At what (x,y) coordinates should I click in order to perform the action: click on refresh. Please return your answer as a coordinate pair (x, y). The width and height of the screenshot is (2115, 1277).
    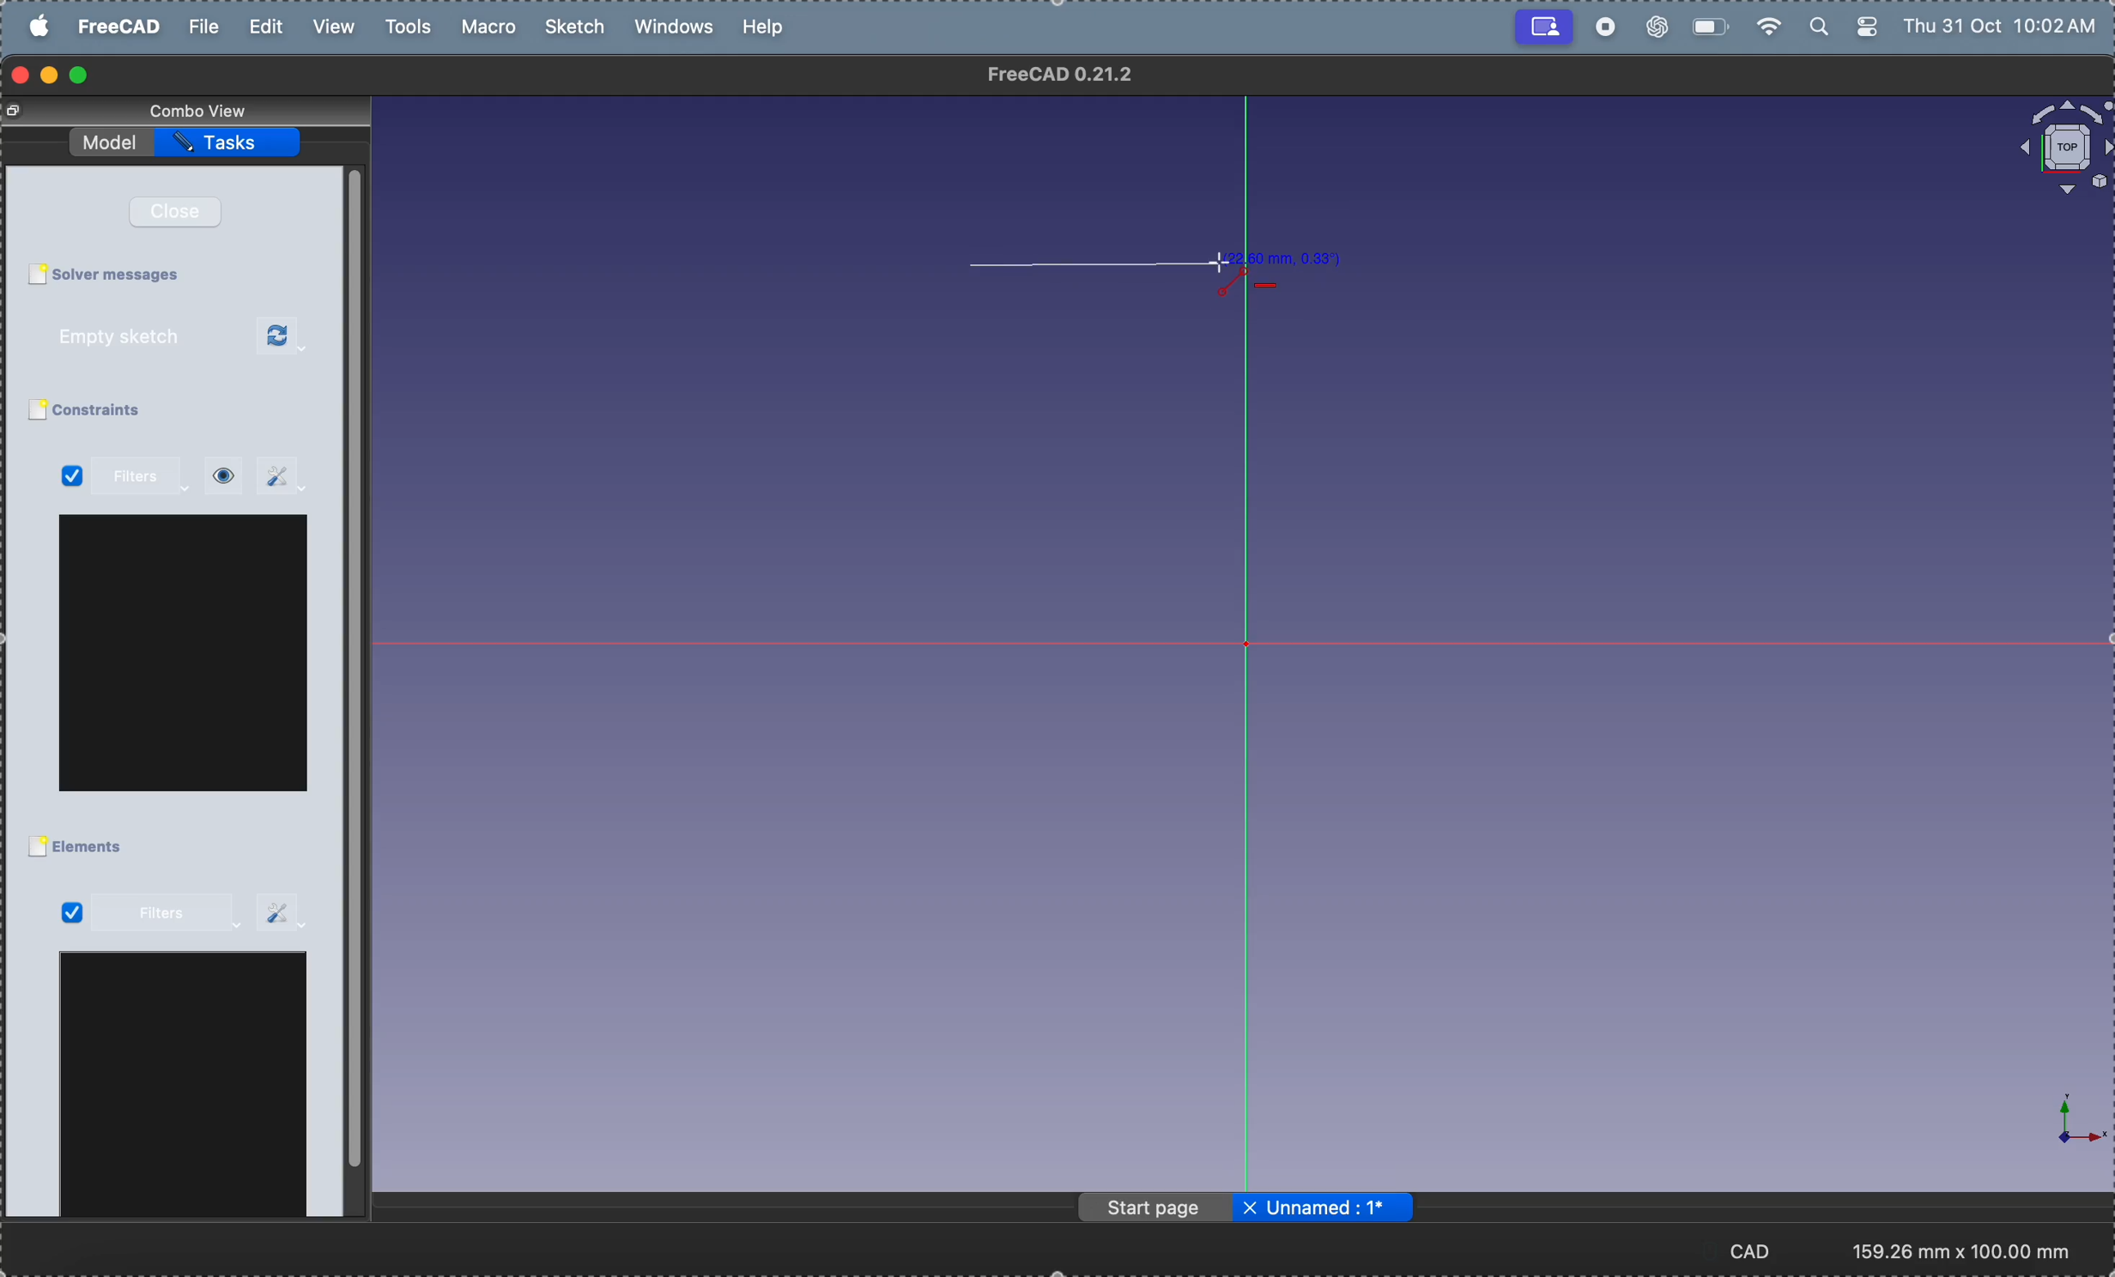
    Looking at the image, I should click on (283, 337).